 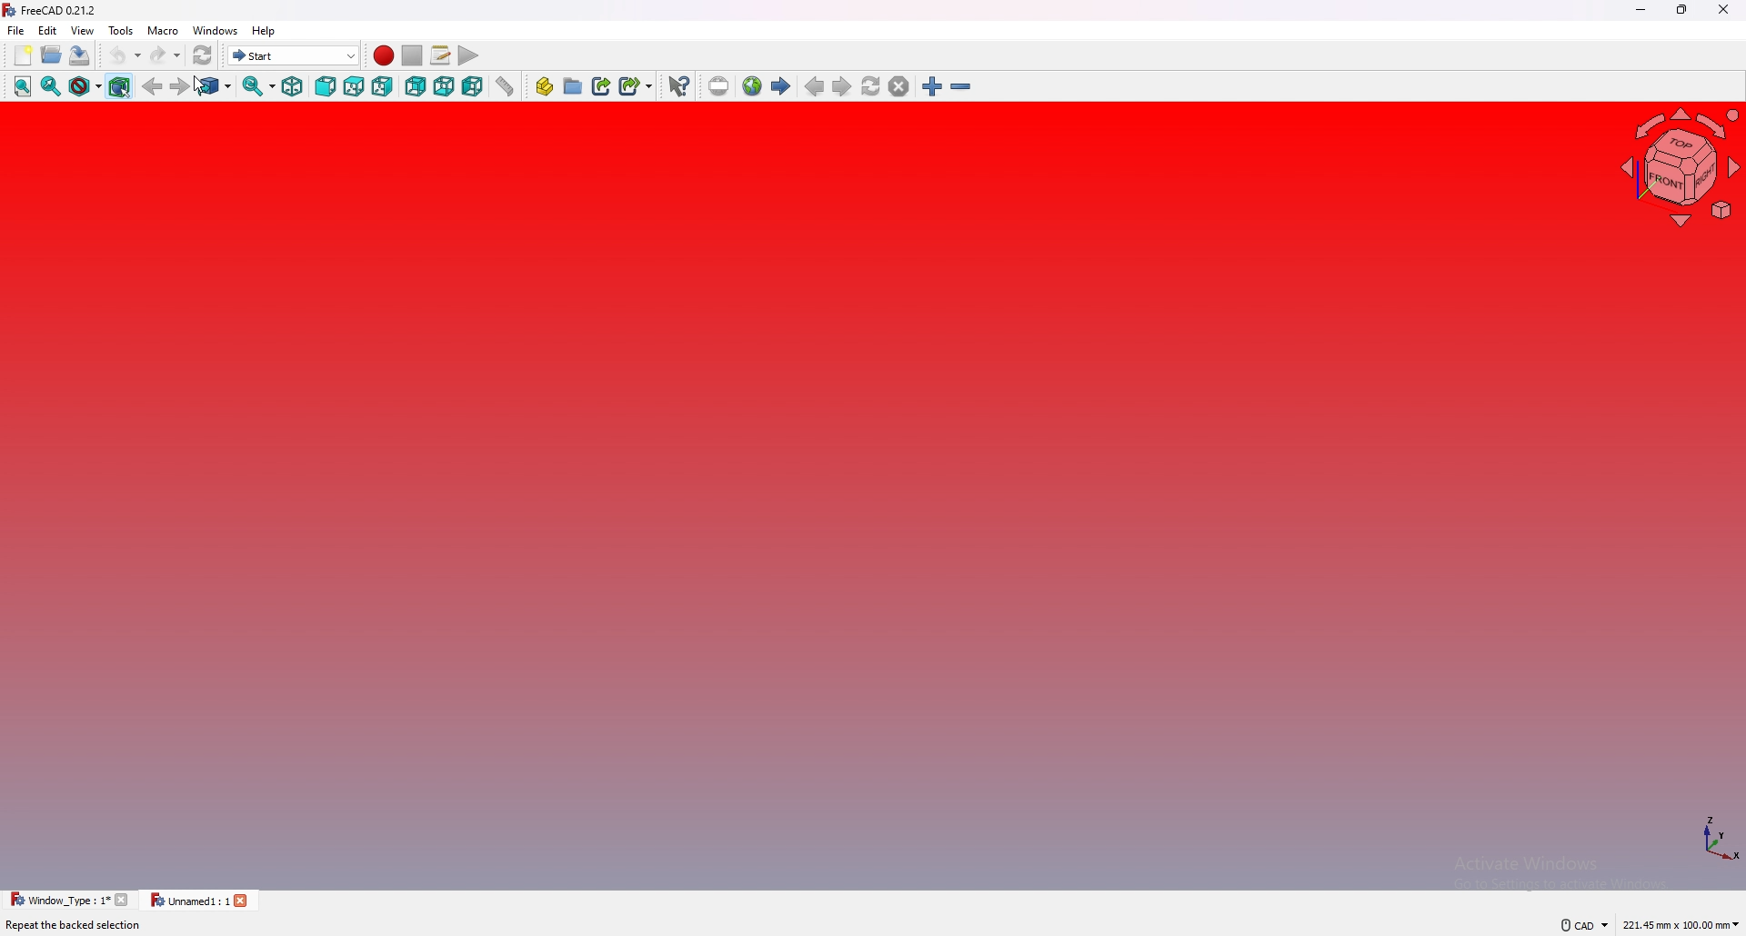 I want to click on bottom, so click(x=445, y=85).